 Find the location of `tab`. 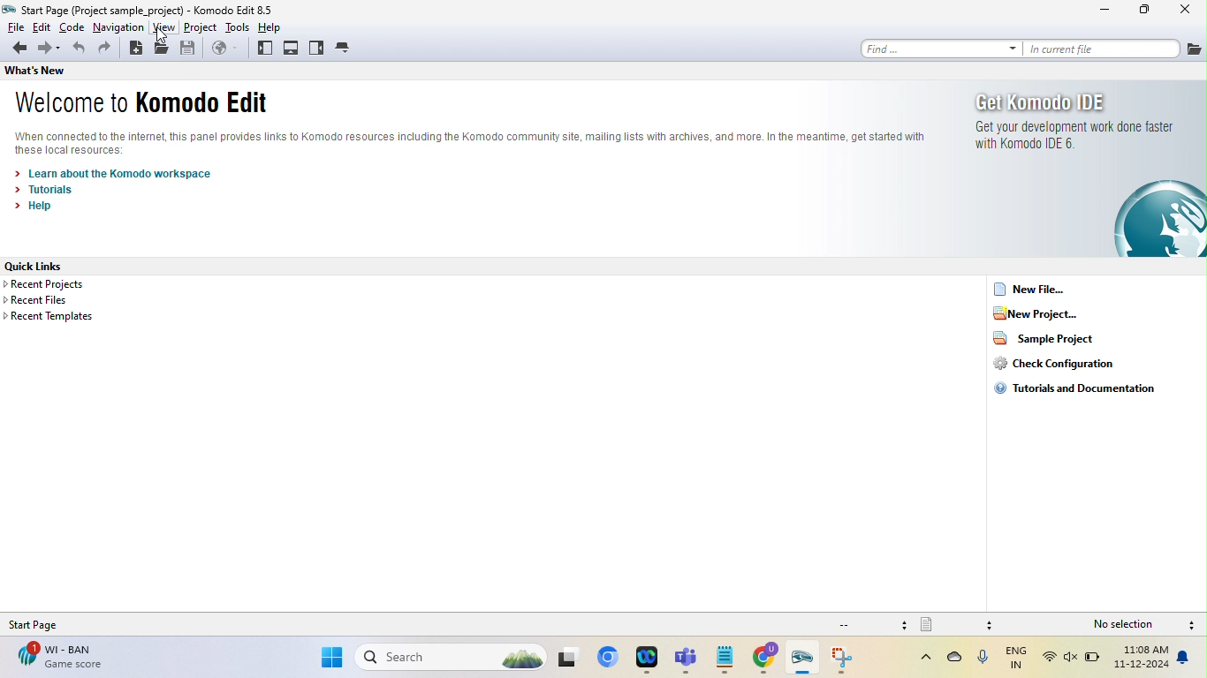

tab is located at coordinates (345, 48).